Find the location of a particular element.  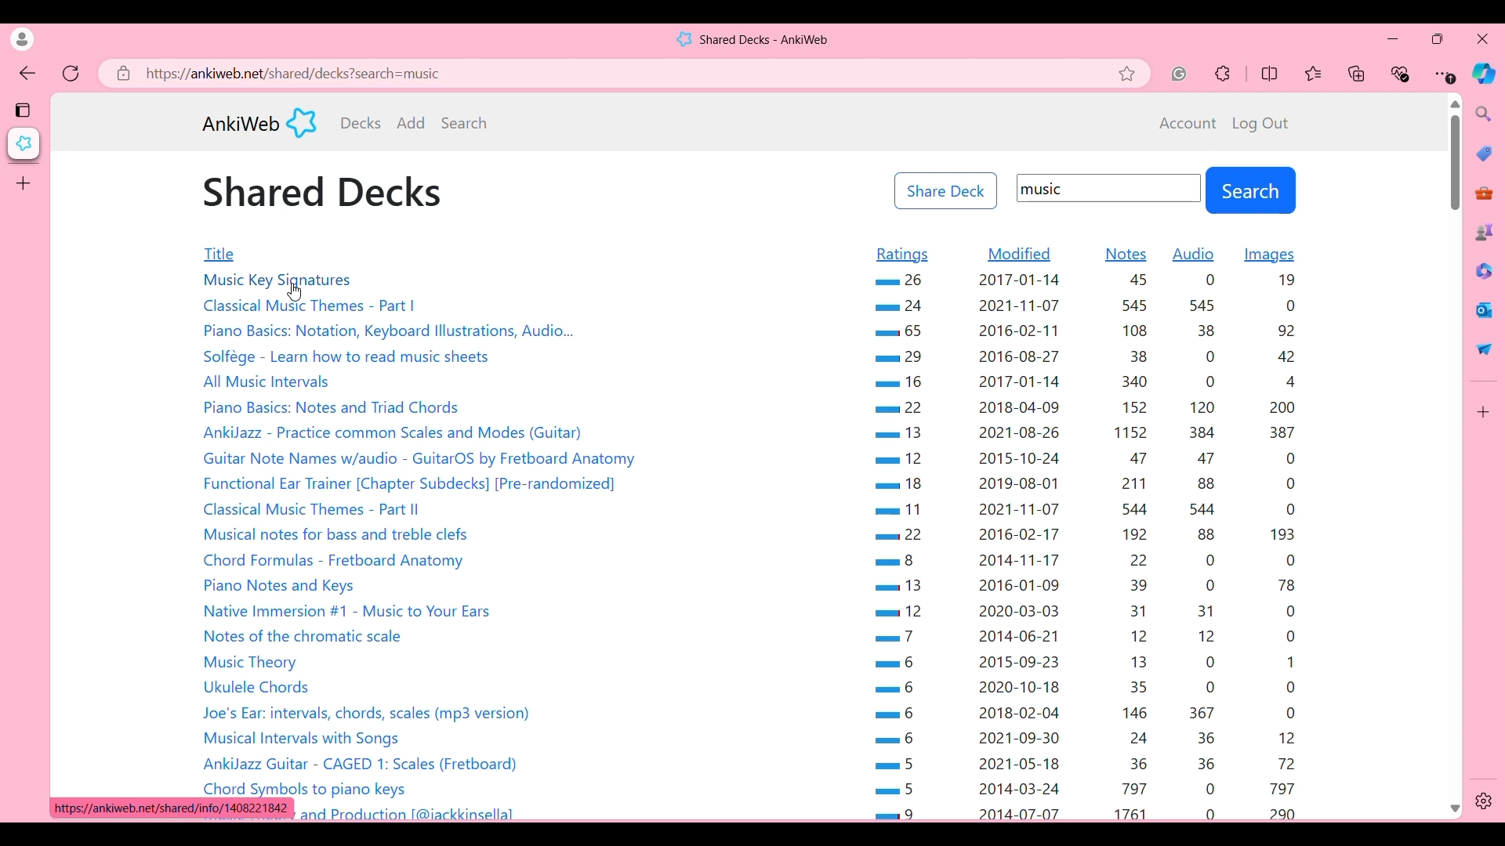

-m 13 2021-08-26 1152 384 387 is located at coordinates (1084, 430).